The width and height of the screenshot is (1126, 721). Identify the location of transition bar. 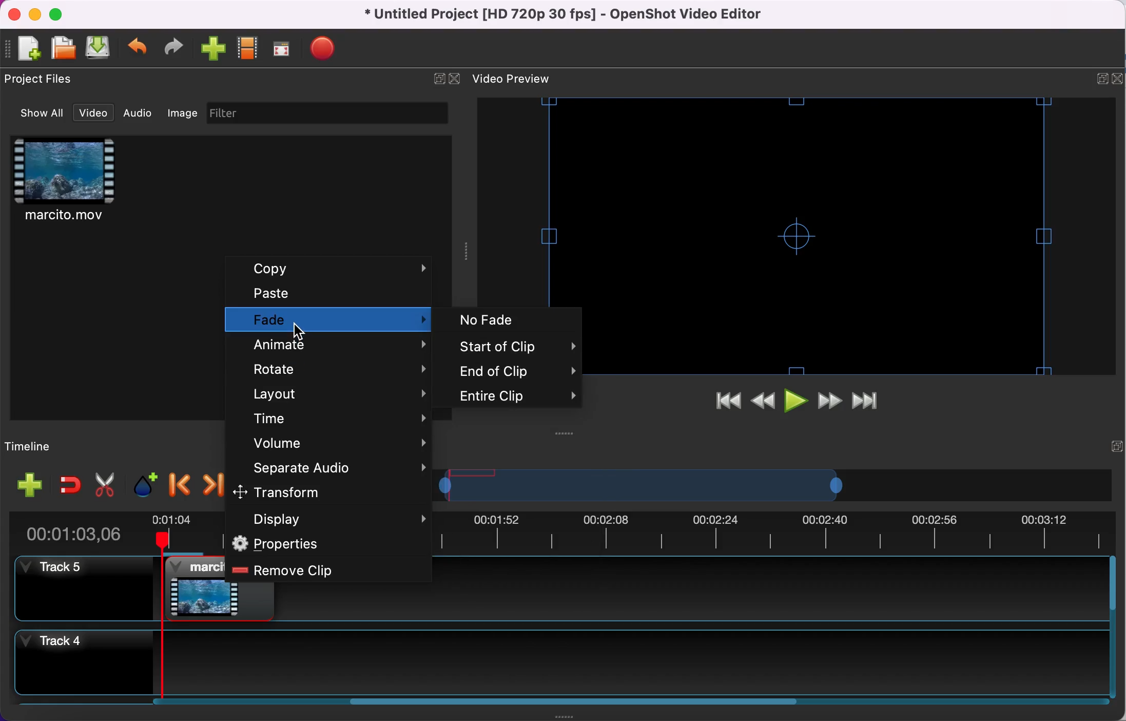
(645, 487).